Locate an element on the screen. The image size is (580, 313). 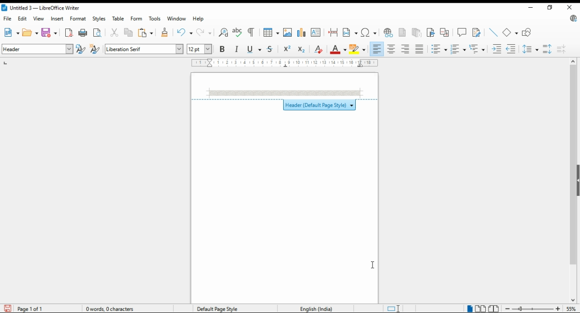
subscript is located at coordinates (301, 50).